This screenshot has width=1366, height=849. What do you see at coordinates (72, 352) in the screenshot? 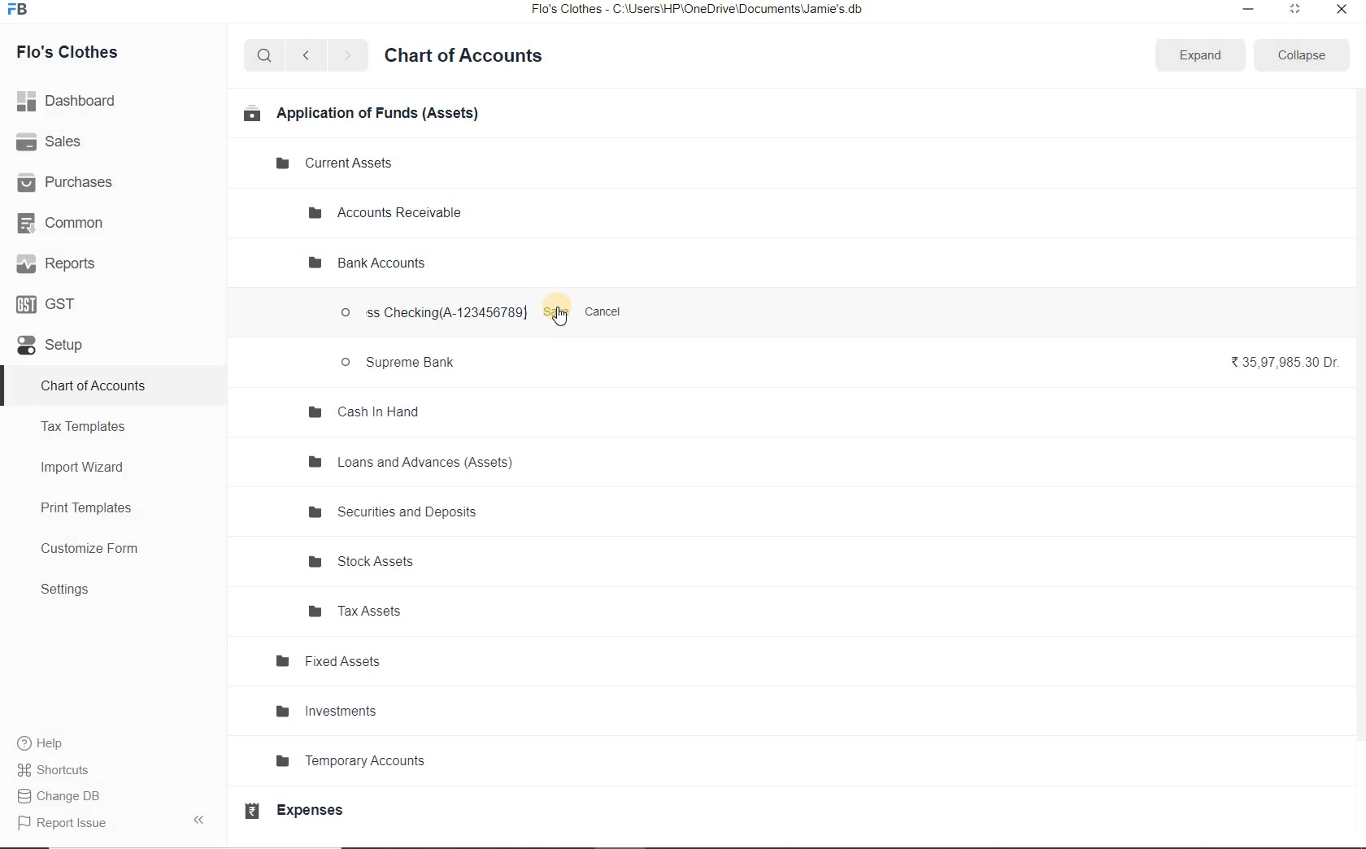
I see `Setup` at bounding box center [72, 352].